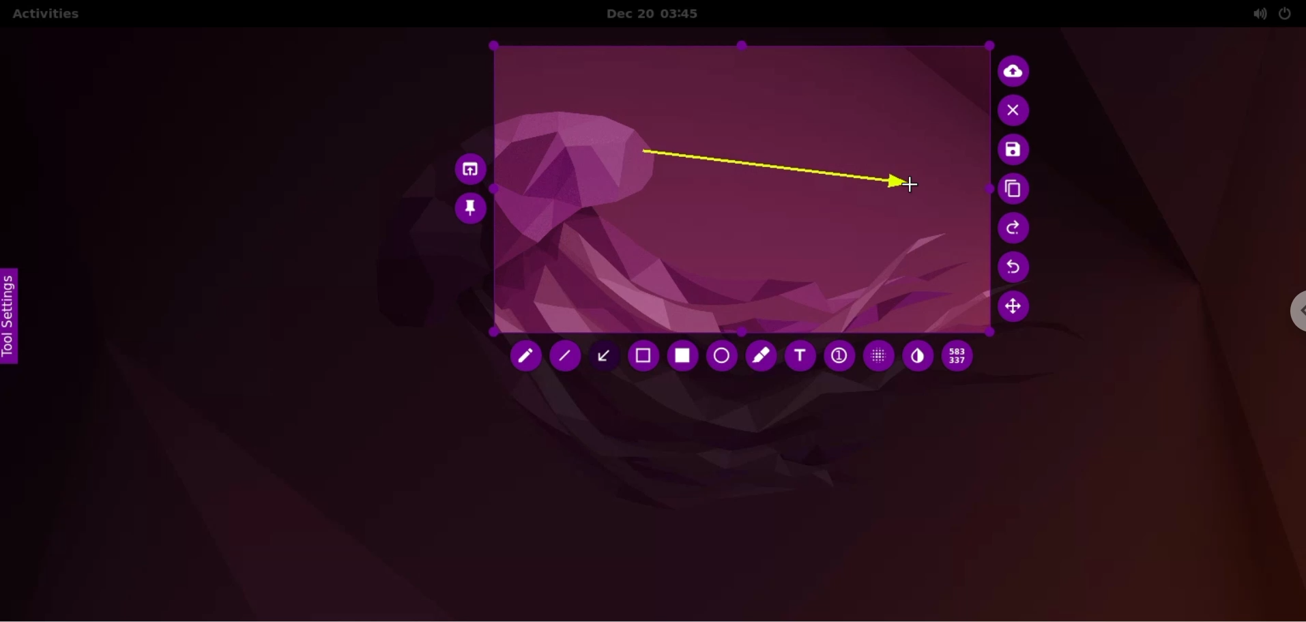 The image size is (1306, 622). Describe the element at coordinates (467, 166) in the screenshot. I see `choose app to open screenshot` at that location.